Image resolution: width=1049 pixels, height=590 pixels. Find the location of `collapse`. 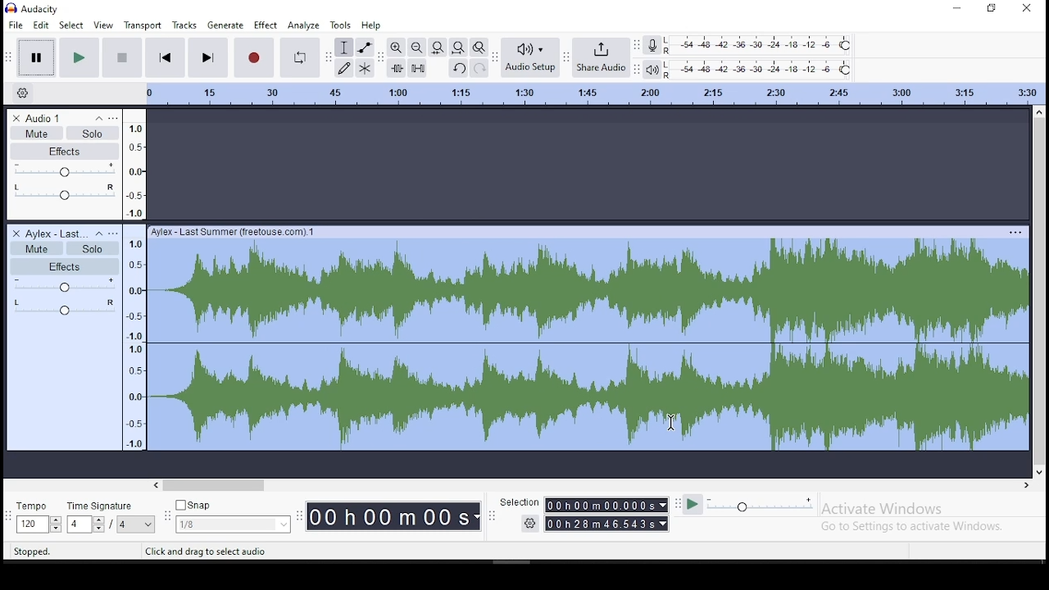

collapse is located at coordinates (98, 118).